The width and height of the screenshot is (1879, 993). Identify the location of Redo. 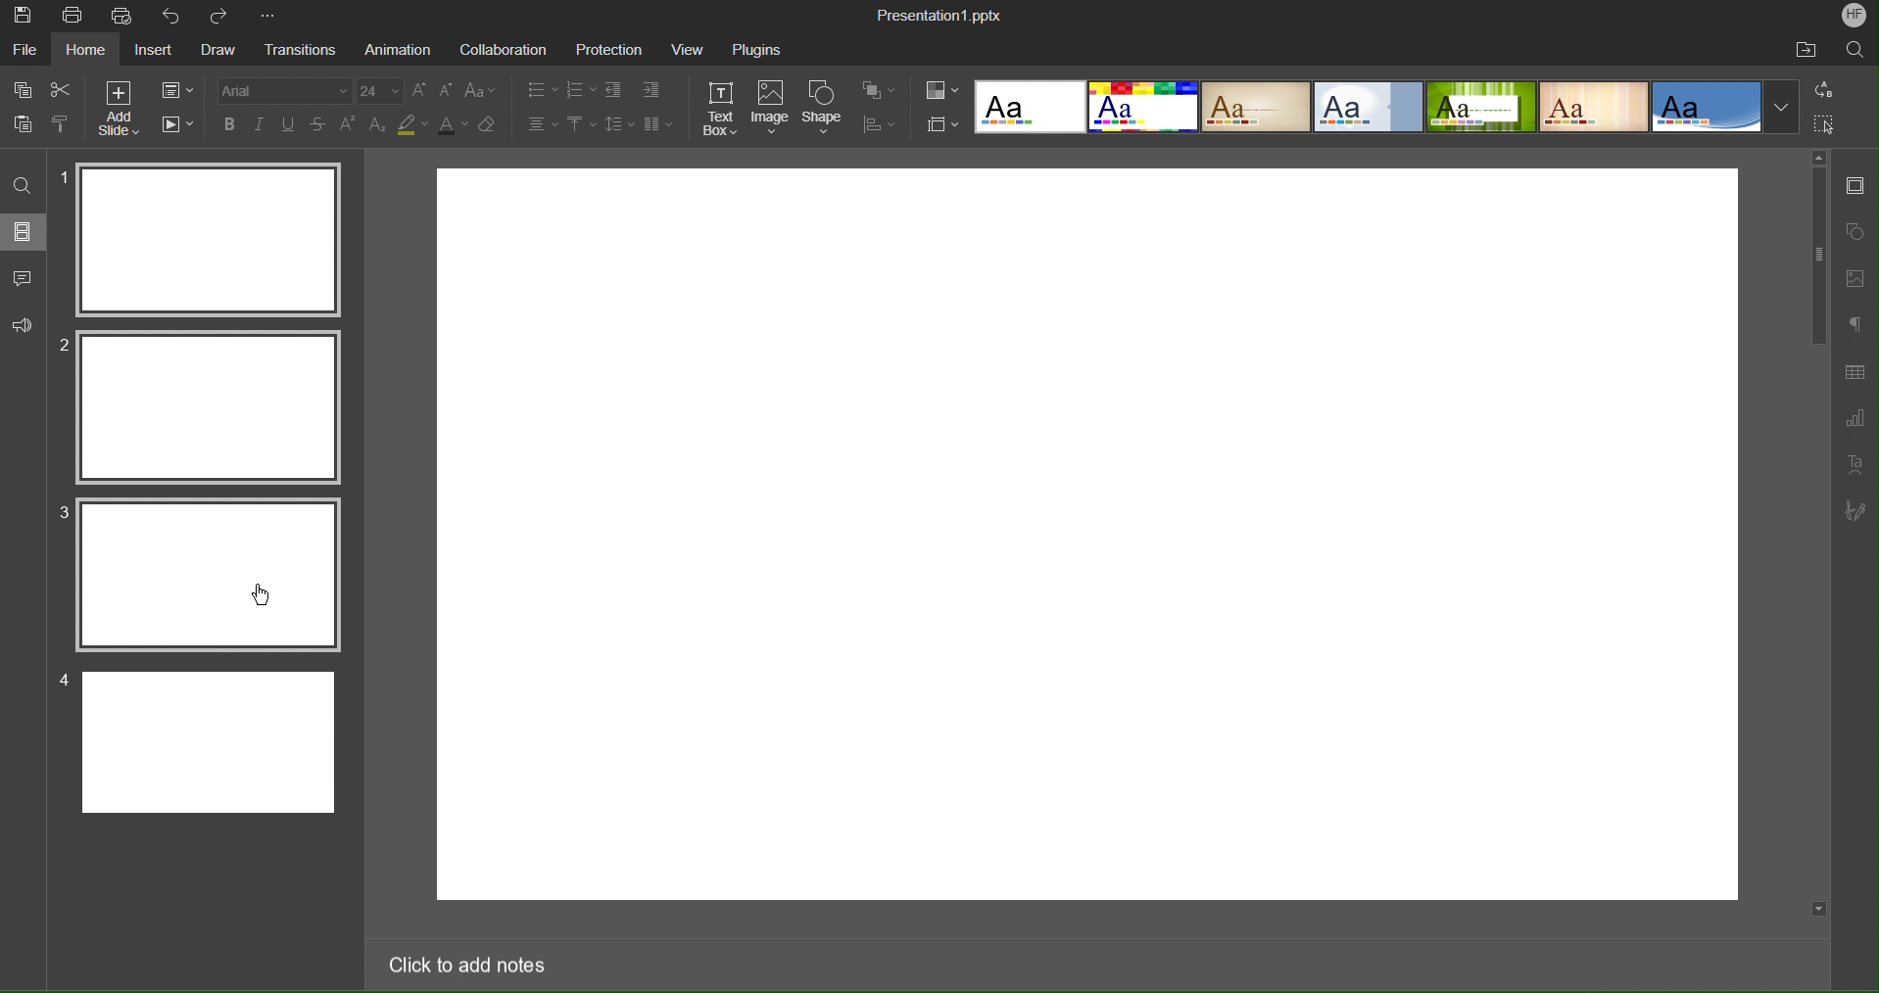
(221, 16).